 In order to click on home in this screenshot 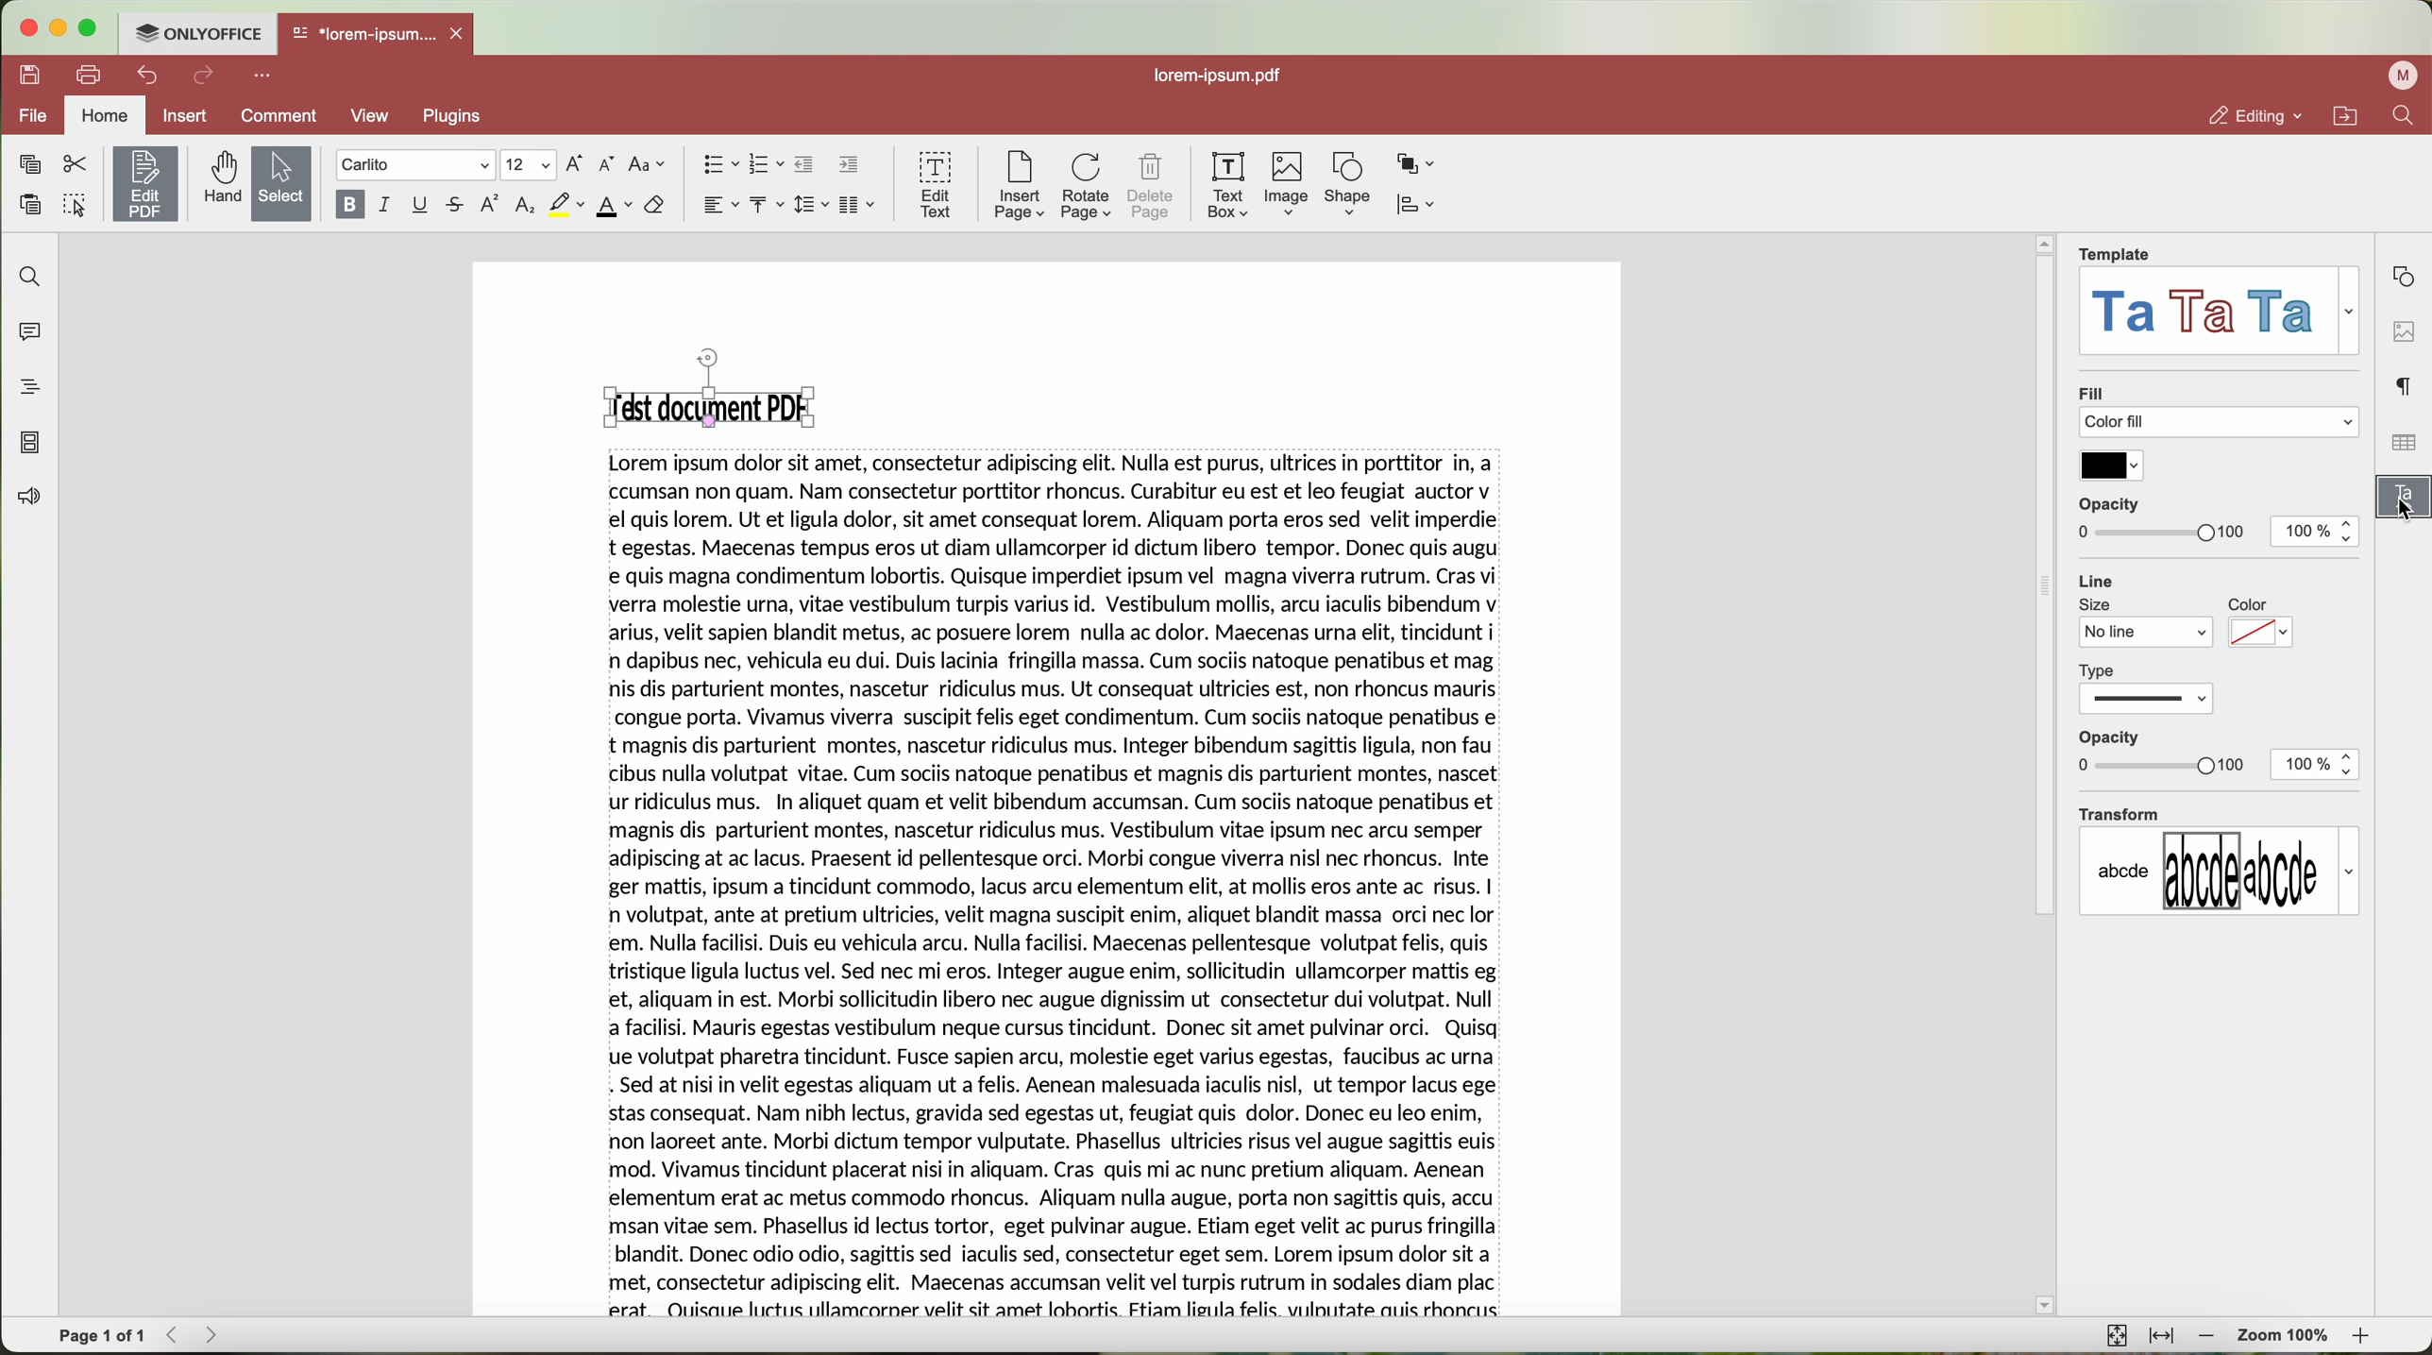, I will do `click(107, 115)`.